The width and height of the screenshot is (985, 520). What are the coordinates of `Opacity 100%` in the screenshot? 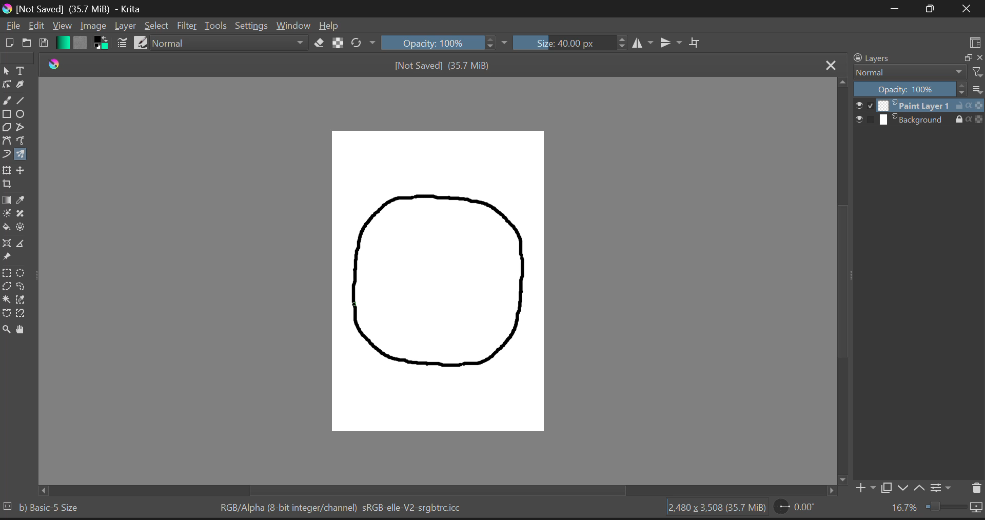 It's located at (444, 43).